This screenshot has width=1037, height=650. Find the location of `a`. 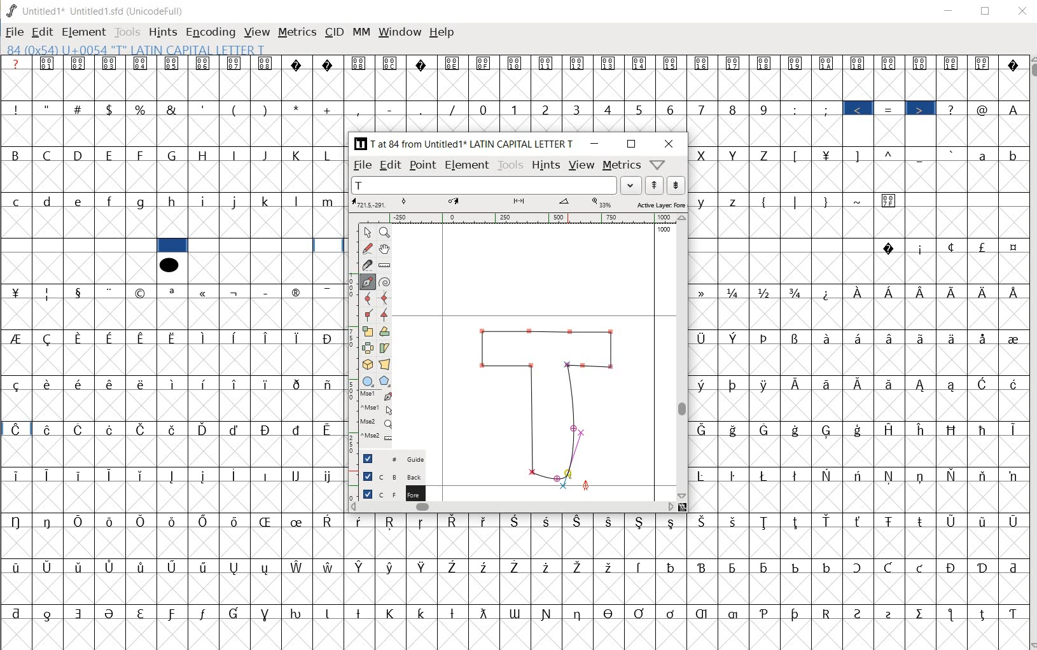

a is located at coordinates (984, 155).